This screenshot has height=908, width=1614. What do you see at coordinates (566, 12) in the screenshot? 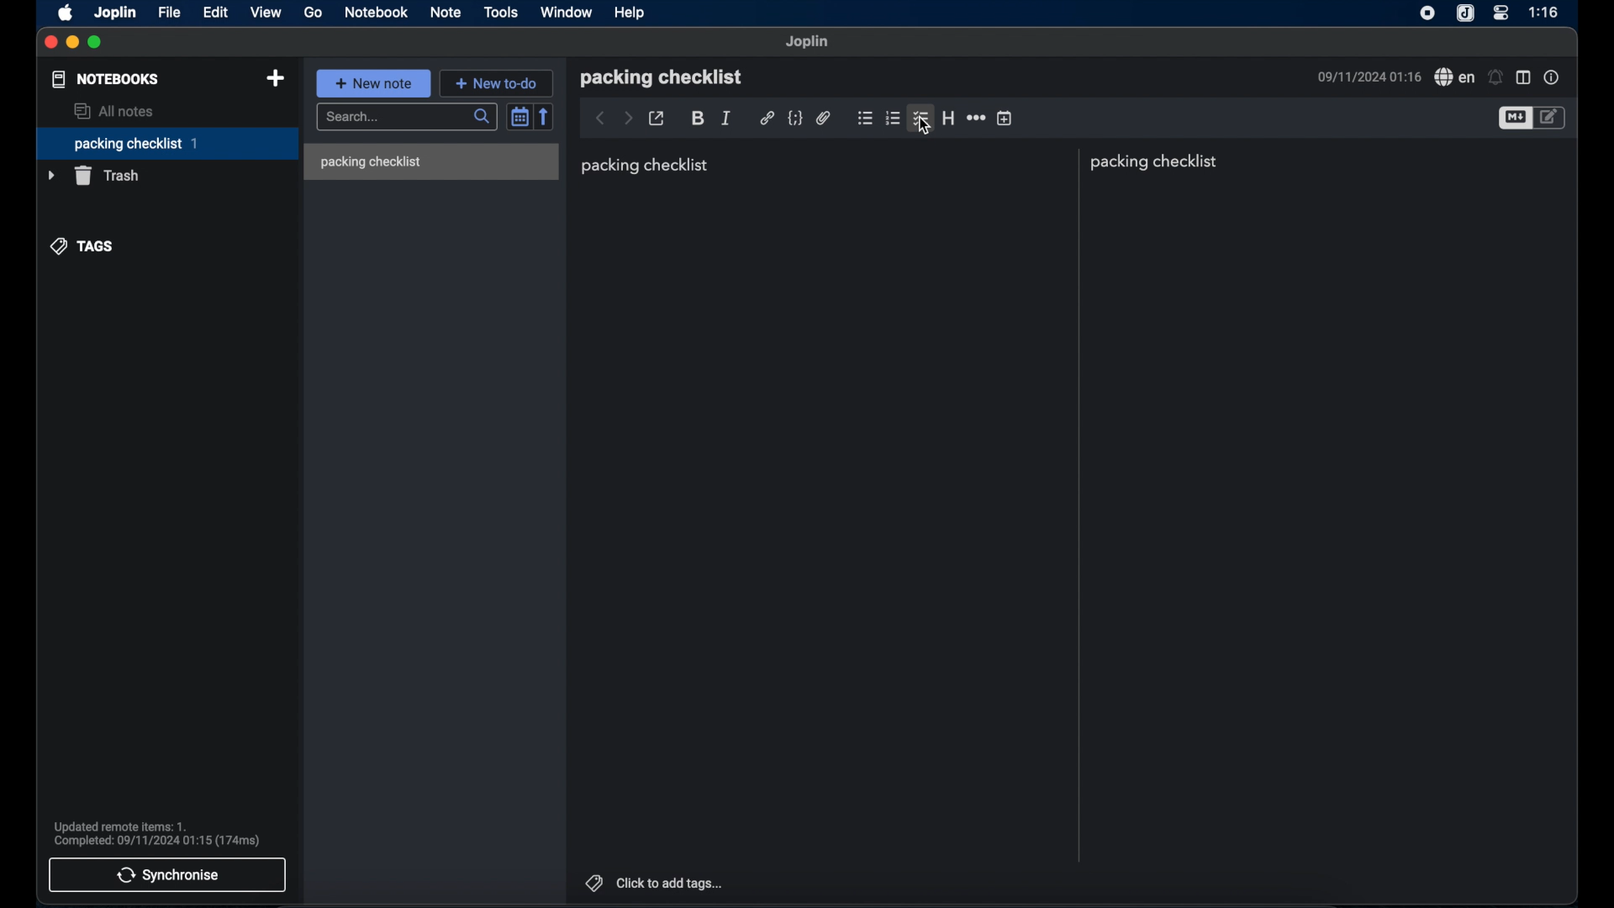
I see `window` at bounding box center [566, 12].